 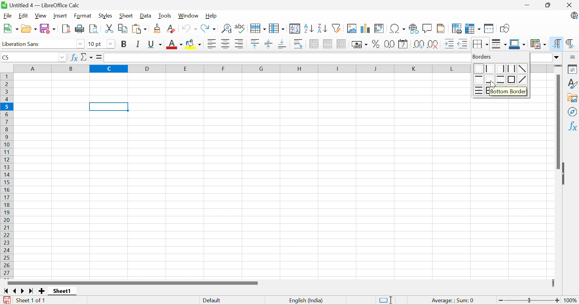 What do you see at coordinates (123, 28) in the screenshot?
I see `Copy` at bounding box center [123, 28].